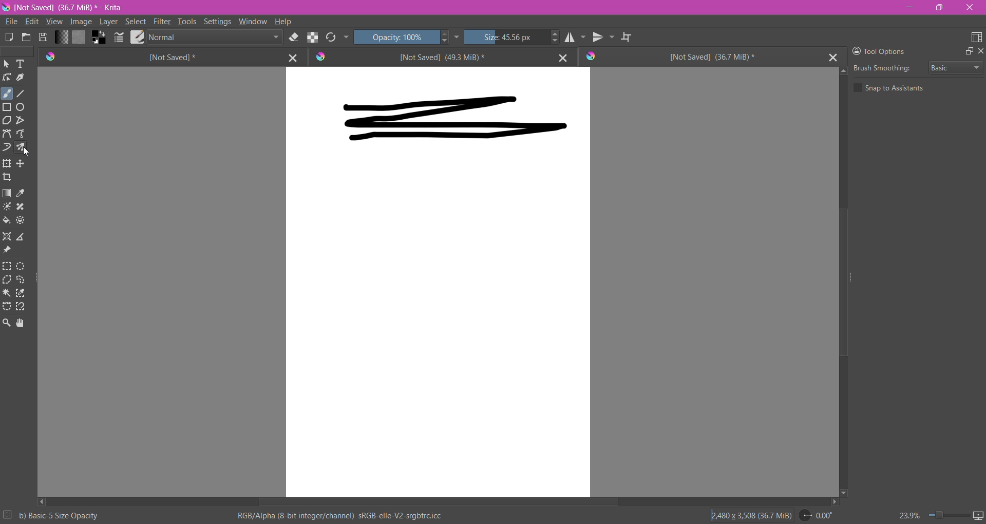 This screenshot has height=524, width=986. Describe the element at coordinates (438, 282) in the screenshot. I see `Canvas with brushstrokes` at that location.